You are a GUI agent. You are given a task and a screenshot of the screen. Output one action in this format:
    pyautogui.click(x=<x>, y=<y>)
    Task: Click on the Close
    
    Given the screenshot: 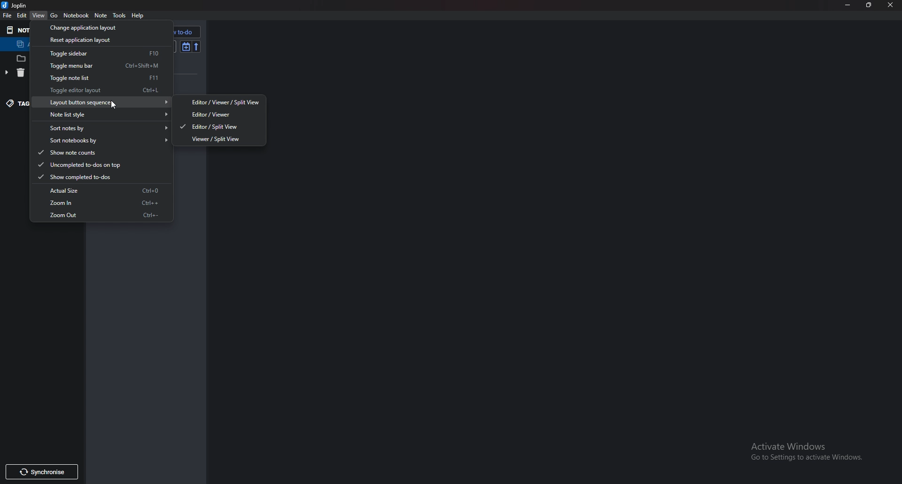 What is the action you would take?
    pyautogui.click(x=888, y=5)
    